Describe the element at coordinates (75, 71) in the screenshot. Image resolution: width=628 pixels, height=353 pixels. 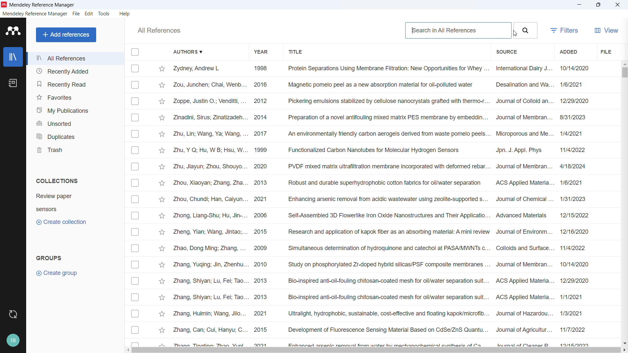
I see `Recently added ` at that location.